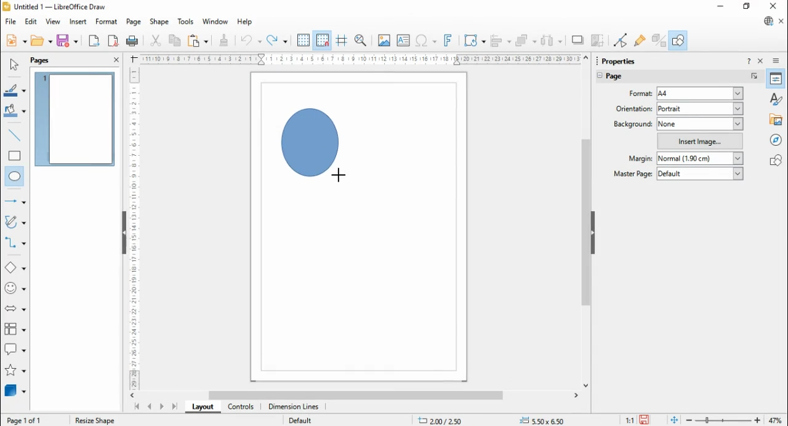 Image resolution: width=788 pixels, height=426 pixels. Describe the element at coordinates (78, 22) in the screenshot. I see `insert` at that location.